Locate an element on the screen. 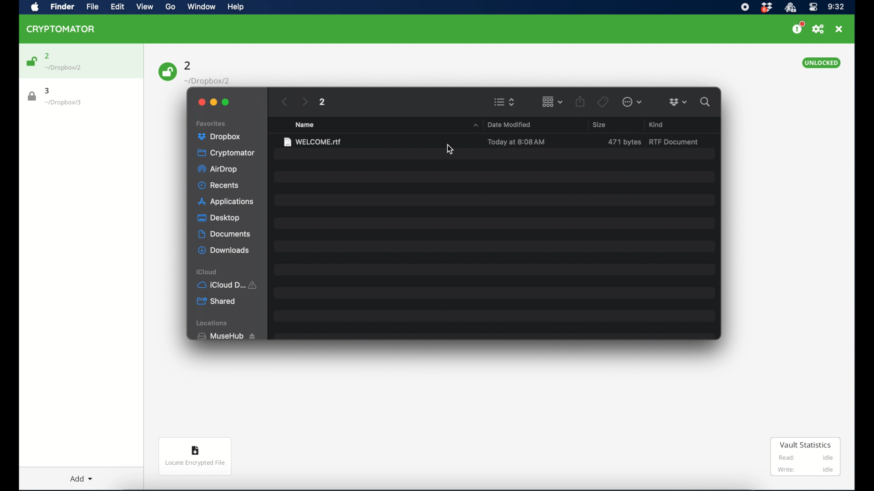 This screenshot has width=874, height=491. more options is located at coordinates (632, 102).